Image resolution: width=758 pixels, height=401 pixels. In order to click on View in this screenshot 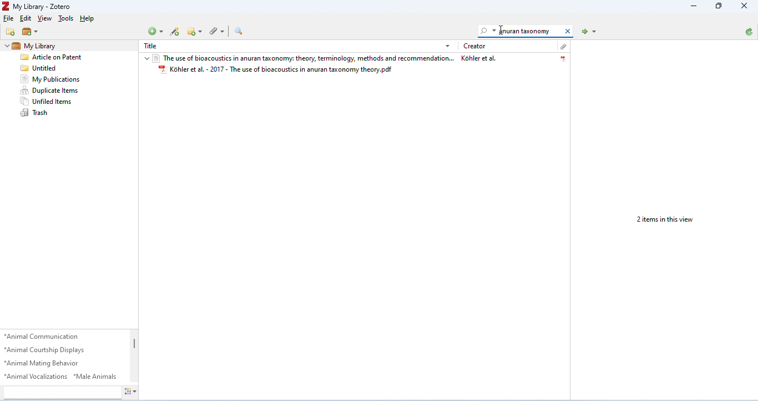, I will do `click(46, 18)`.